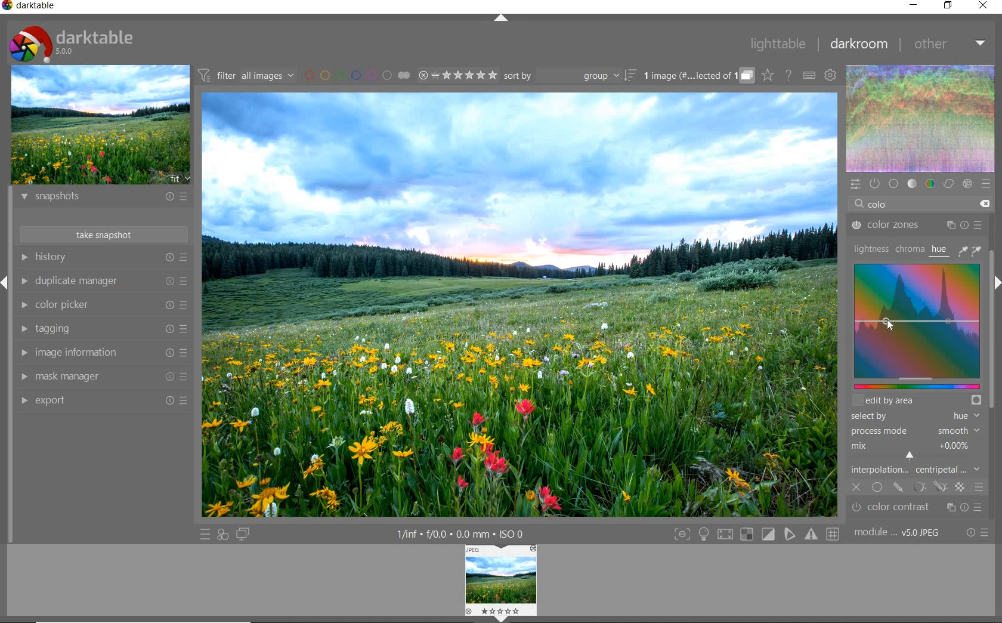 This screenshot has width=1002, height=623. What do you see at coordinates (106, 282) in the screenshot?
I see `duplicate manager` at bounding box center [106, 282].